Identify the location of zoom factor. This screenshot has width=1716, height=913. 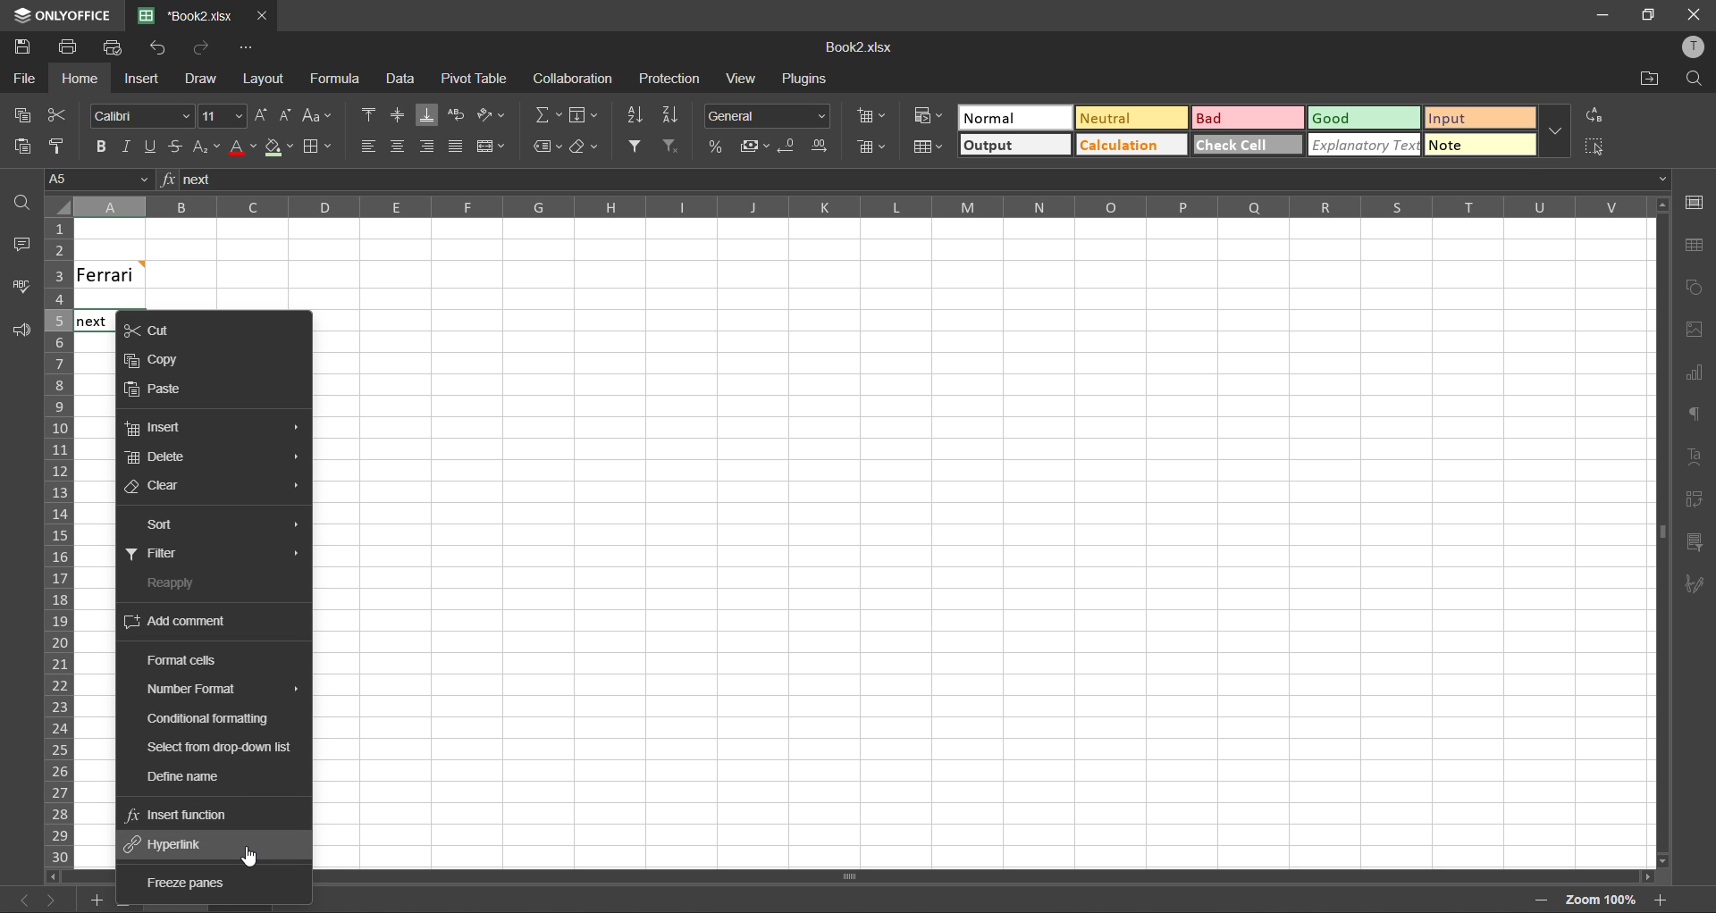
(1599, 899).